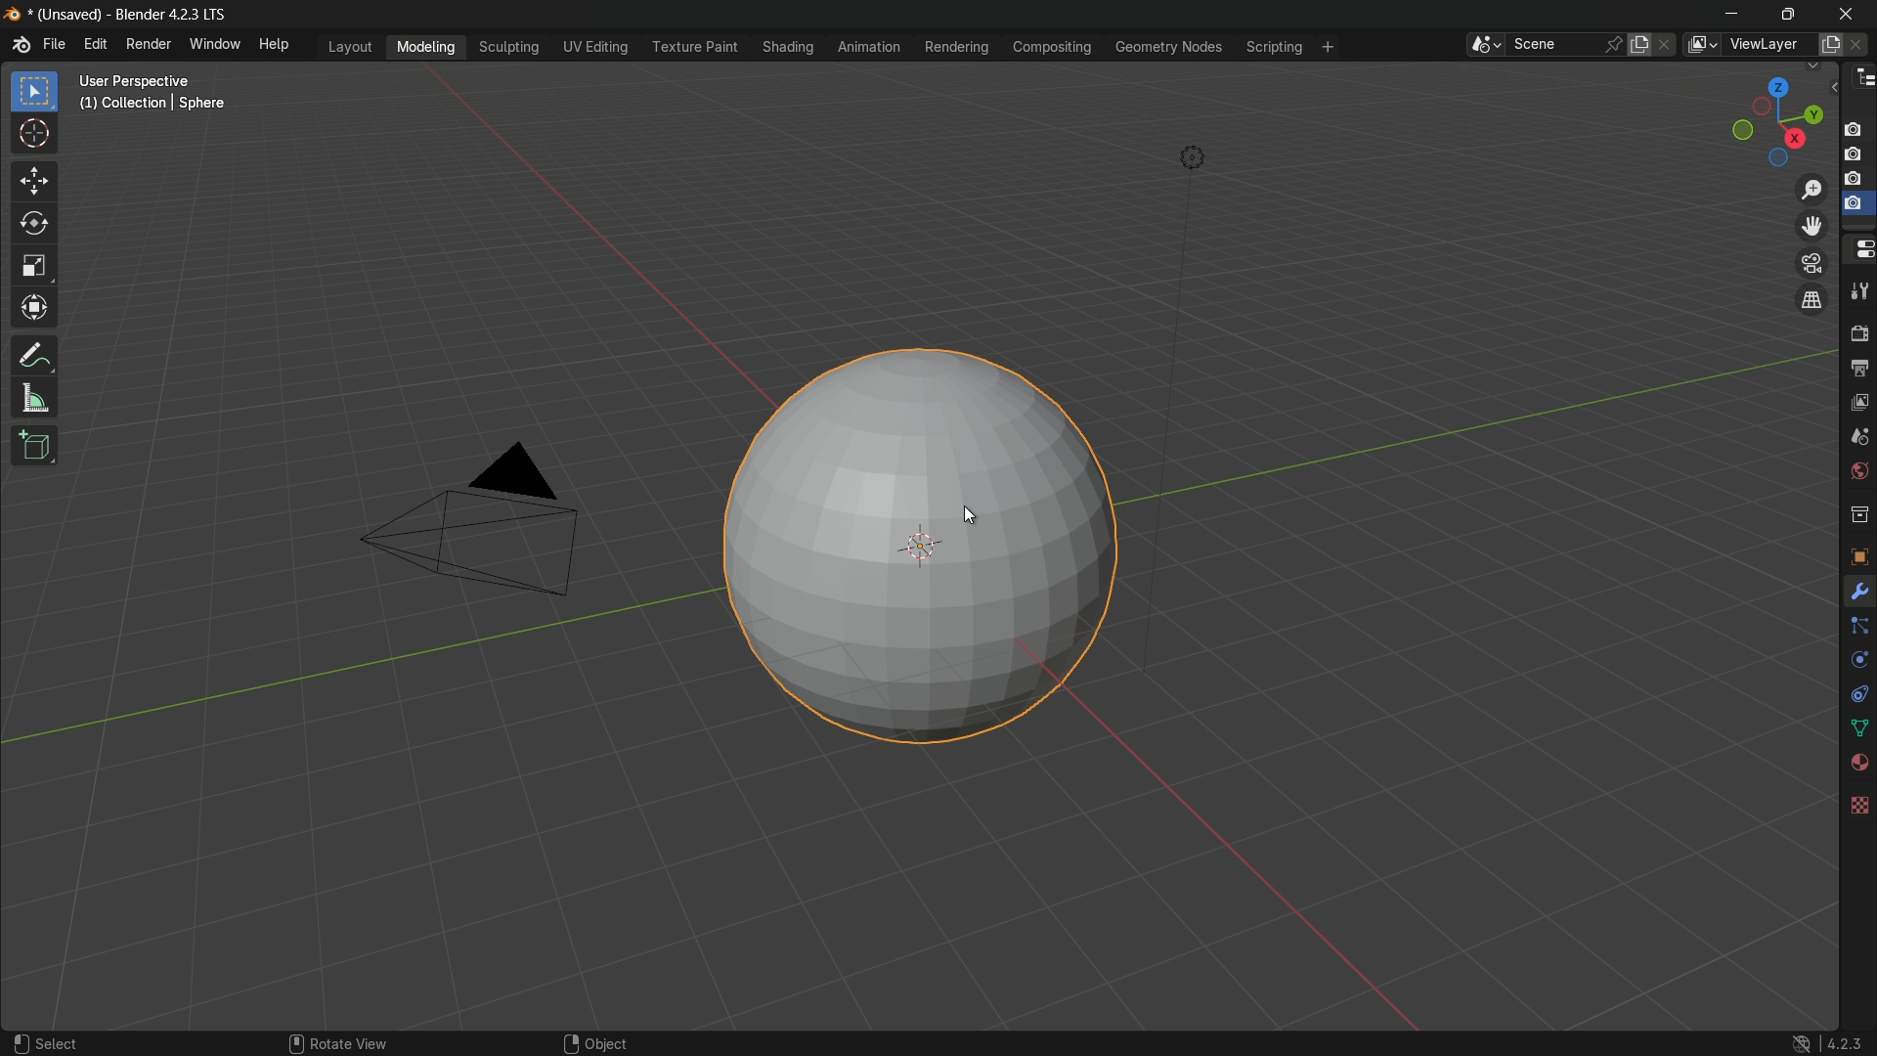  What do you see at coordinates (1815, 301) in the screenshot?
I see `switch current view` at bounding box center [1815, 301].